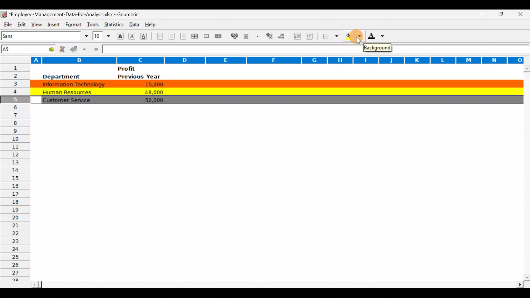 This screenshot has height=298, width=530. I want to click on Foreground, so click(378, 38).